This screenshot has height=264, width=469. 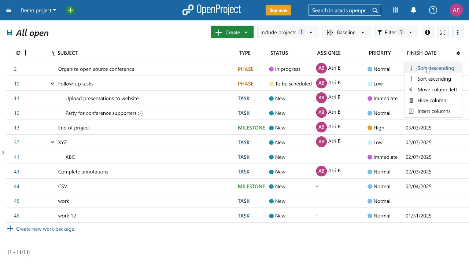 I want to click on finish date, so click(x=426, y=53).